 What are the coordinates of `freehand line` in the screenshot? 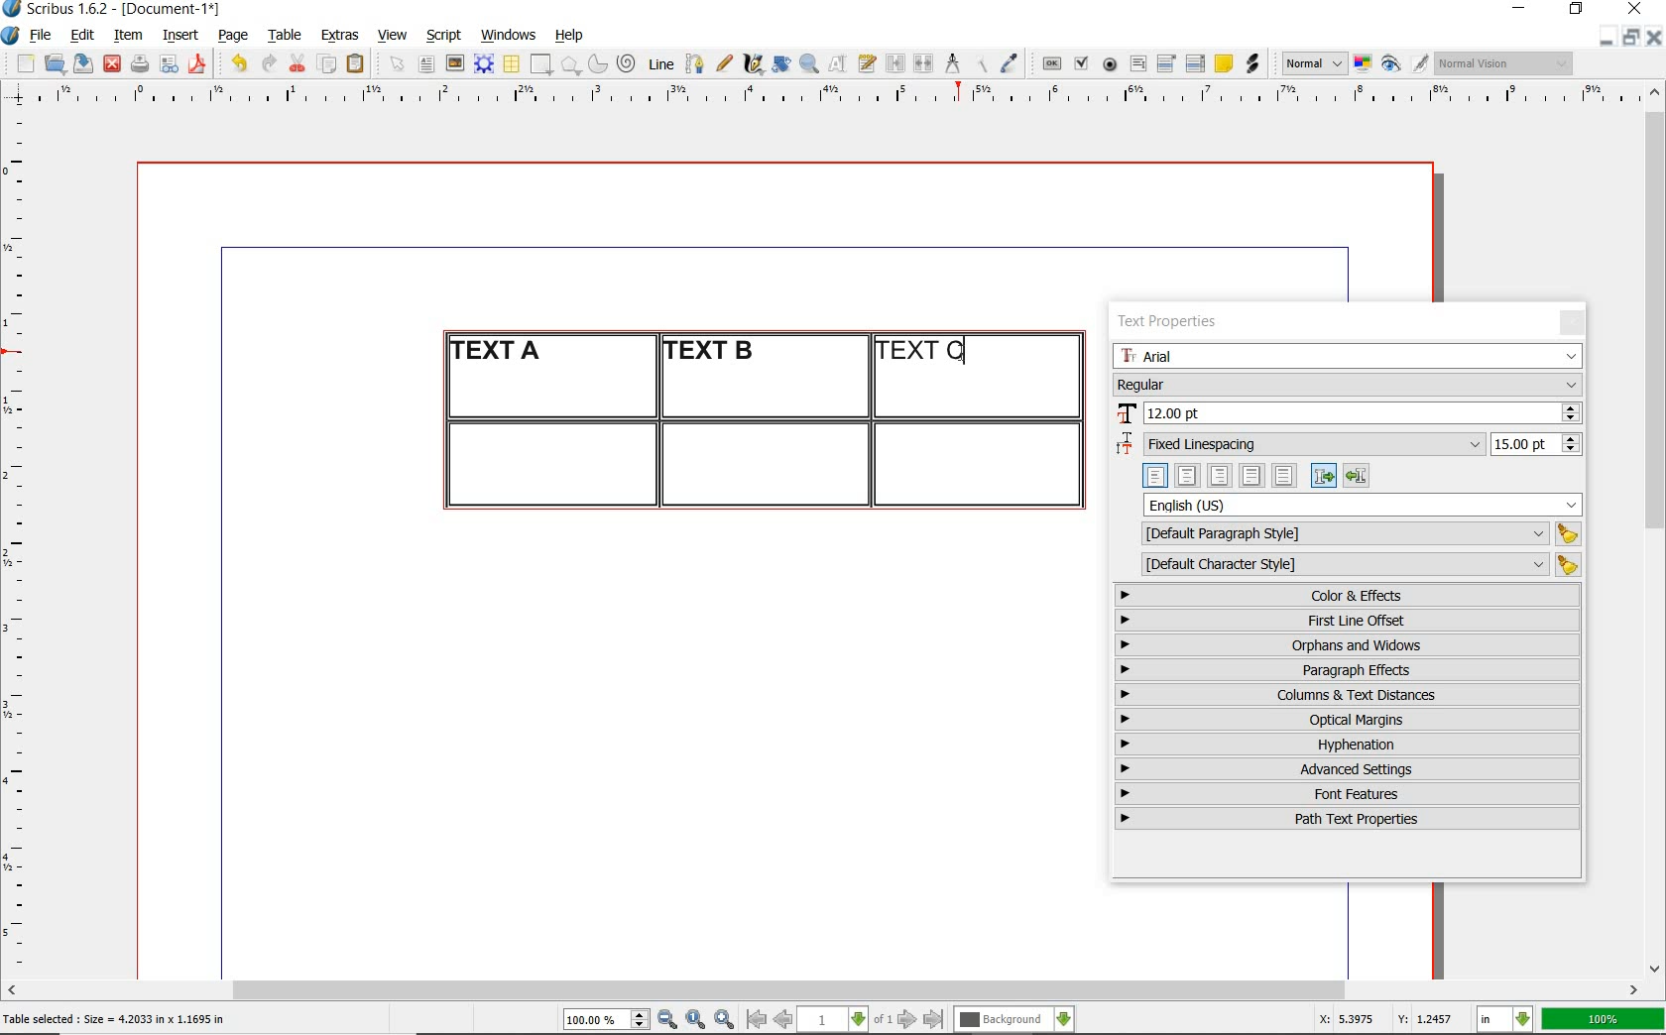 It's located at (724, 63).